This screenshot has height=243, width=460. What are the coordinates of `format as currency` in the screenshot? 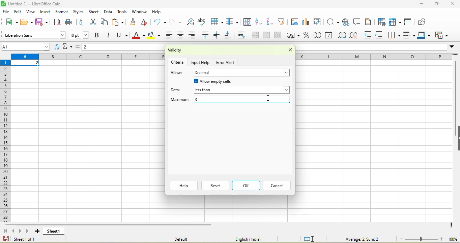 It's located at (294, 35).